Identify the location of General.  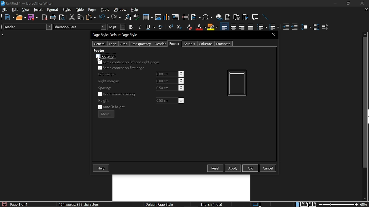
(100, 44).